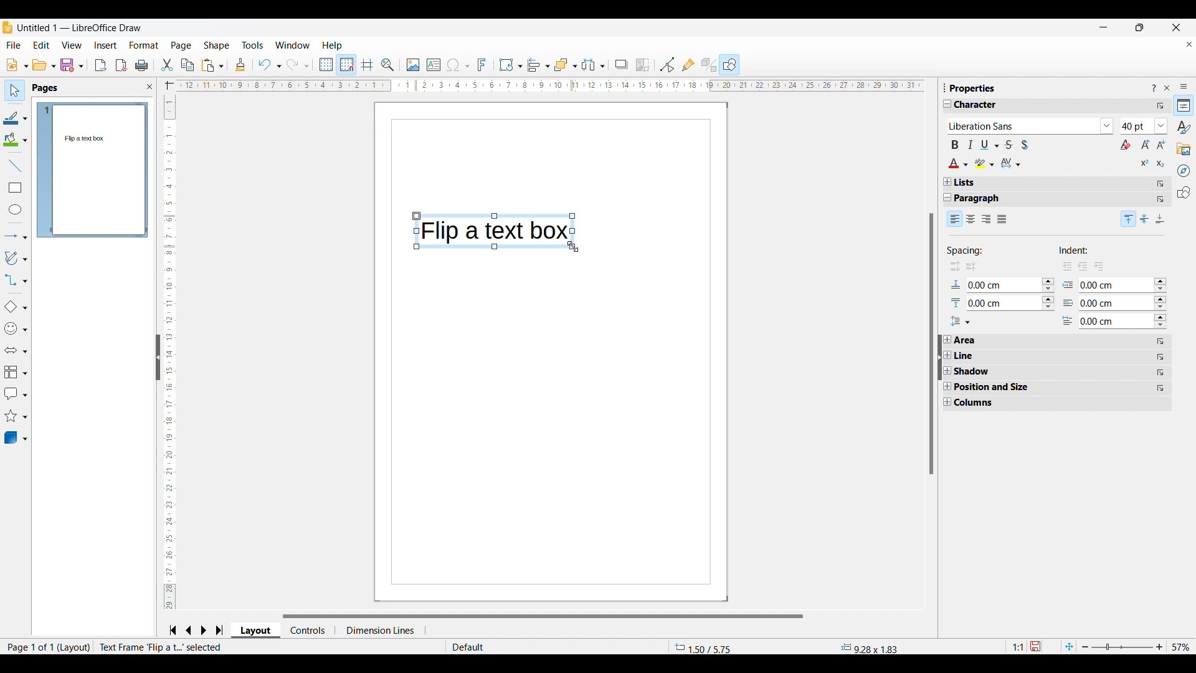 Image resolution: width=1196 pixels, height=673 pixels. What do you see at coordinates (75, 647) in the screenshot?
I see `layout` at bounding box center [75, 647].